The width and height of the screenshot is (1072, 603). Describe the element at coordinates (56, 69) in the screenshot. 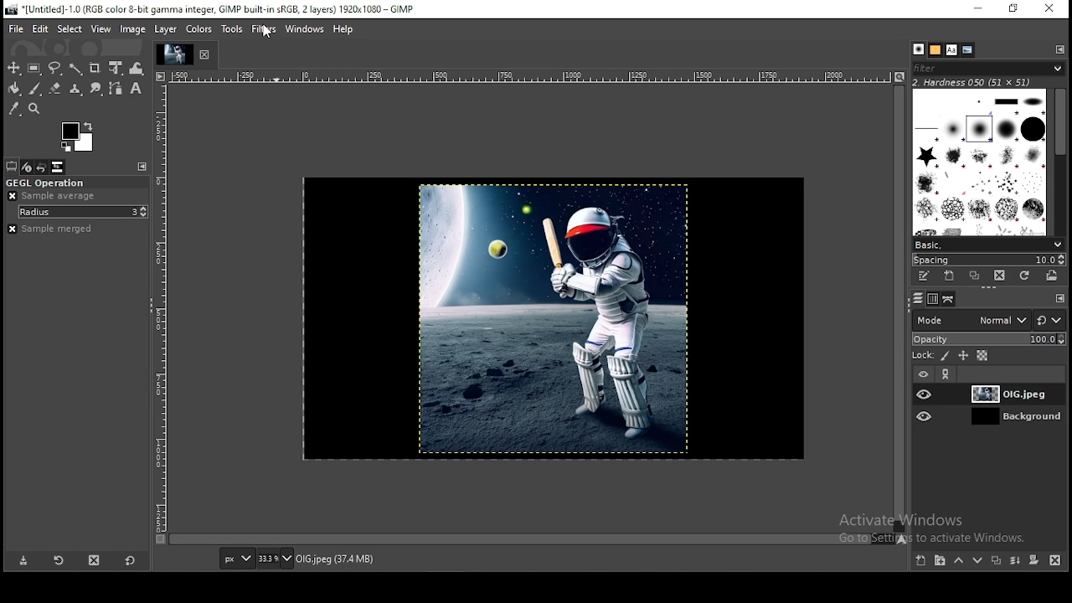

I see `free select tool` at that location.